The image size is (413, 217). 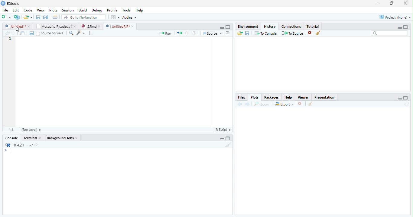 What do you see at coordinates (228, 139) in the screenshot?
I see `Maximize` at bounding box center [228, 139].